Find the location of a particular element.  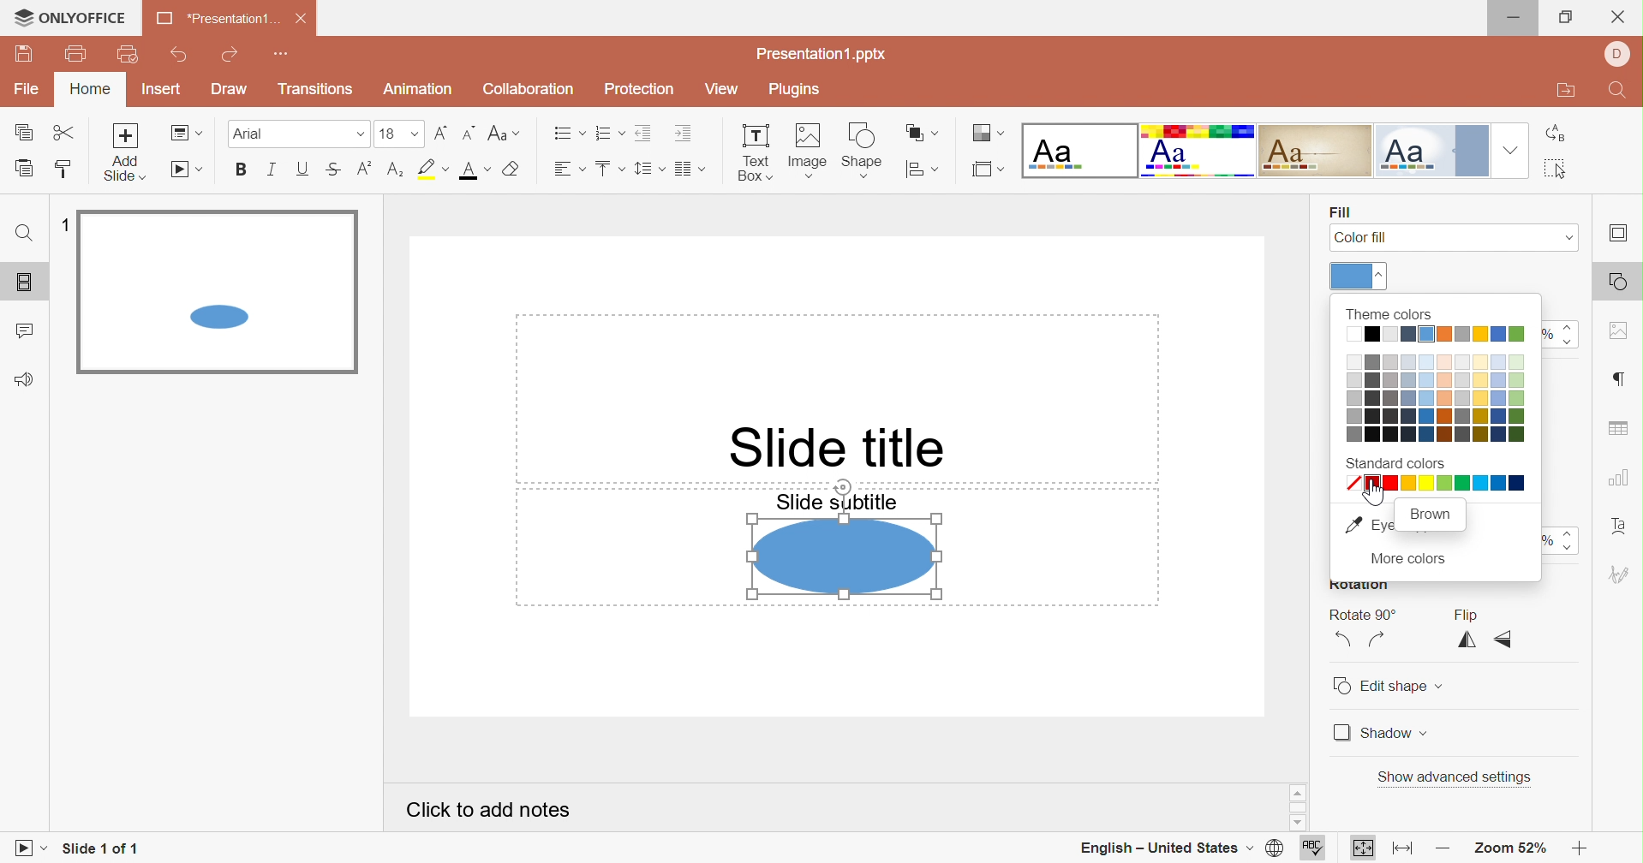

Select slide size is located at coordinates (988, 170).